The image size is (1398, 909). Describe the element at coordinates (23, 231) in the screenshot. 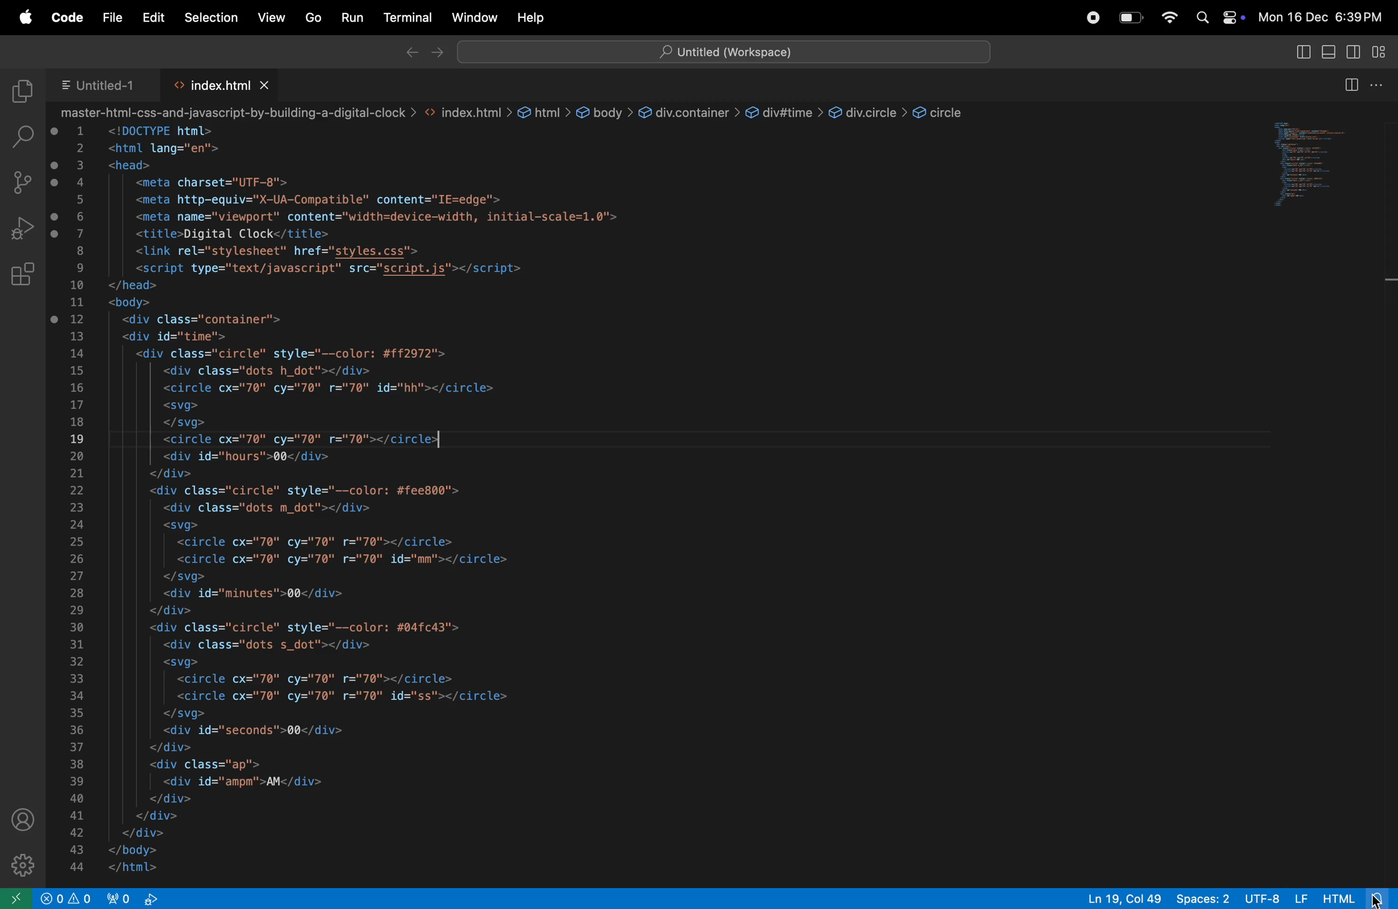

I see `run debug` at that location.